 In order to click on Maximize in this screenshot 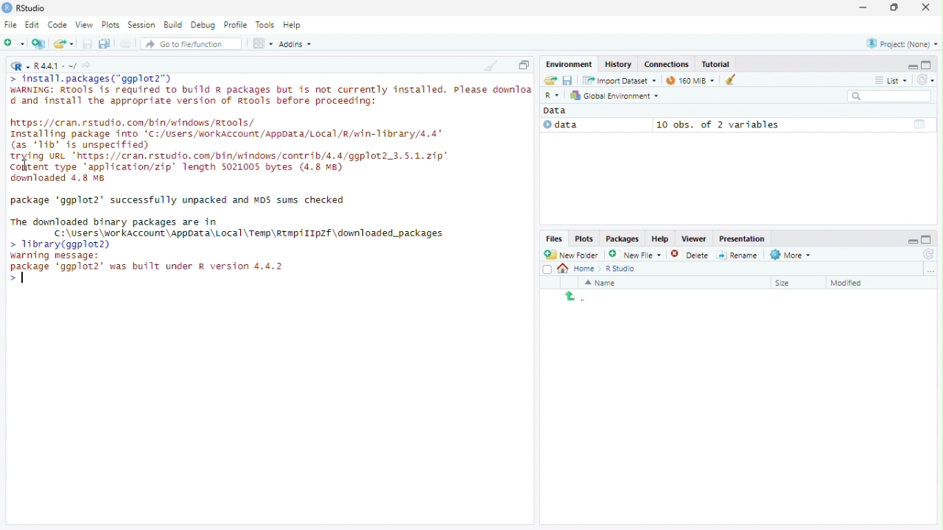, I will do `click(524, 65)`.